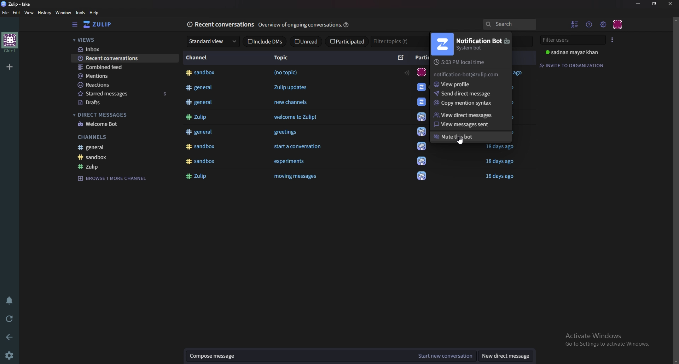  Describe the element at coordinates (10, 301) in the screenshot. I see `Enable do not disturb` at that location.